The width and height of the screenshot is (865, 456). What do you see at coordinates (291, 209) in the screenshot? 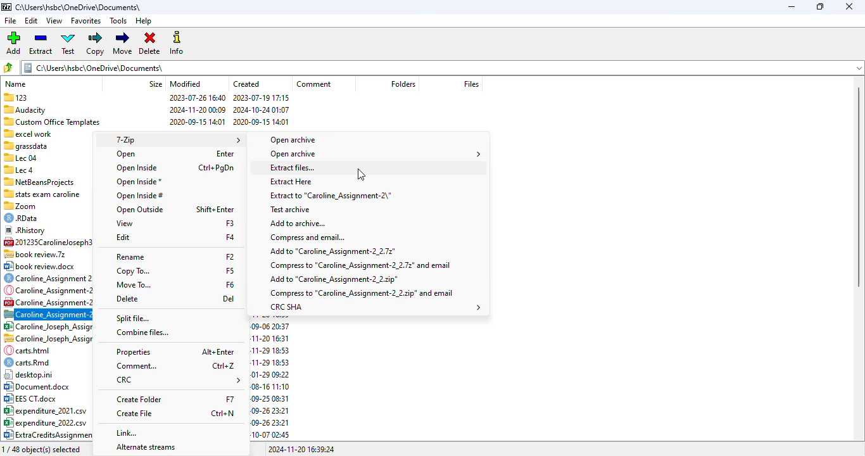
I see `test archive` at bounding box center [291, 209].